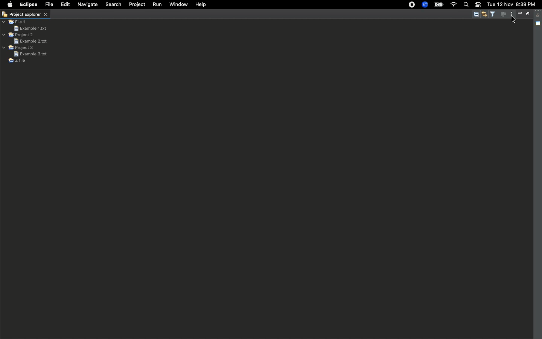 This screenshot has height=339, width=542. I want to click on Collapse all, so click(539, 15).